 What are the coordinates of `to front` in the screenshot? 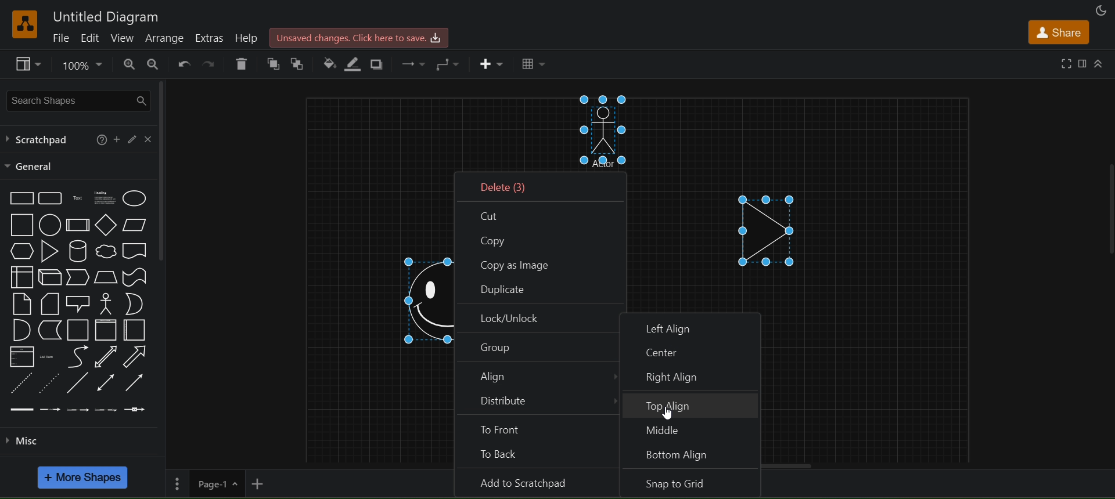 It's located at (540, 429).